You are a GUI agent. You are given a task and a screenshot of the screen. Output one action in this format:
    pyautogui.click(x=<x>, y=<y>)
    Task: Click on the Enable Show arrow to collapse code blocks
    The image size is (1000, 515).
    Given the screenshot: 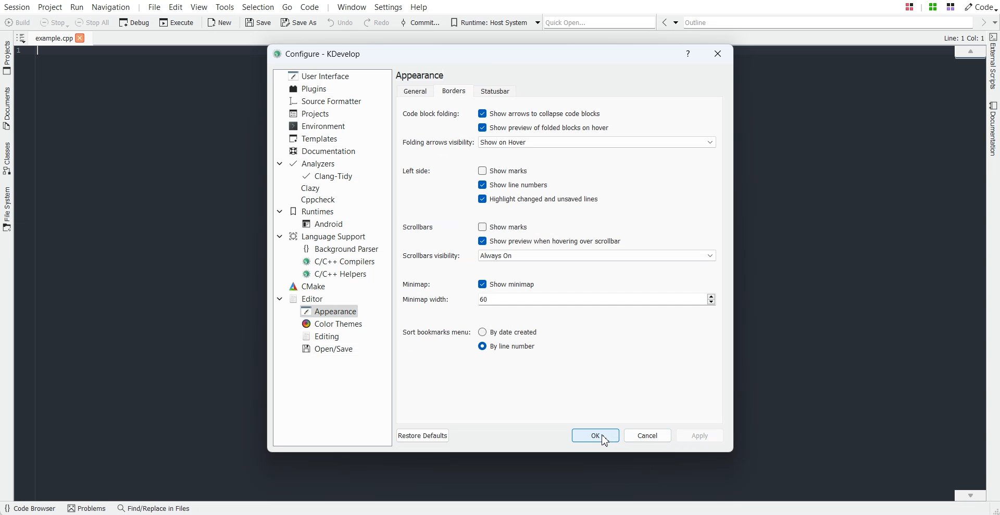 What is the action you would take?
    pyautogui.click(x=542, y=113)
    